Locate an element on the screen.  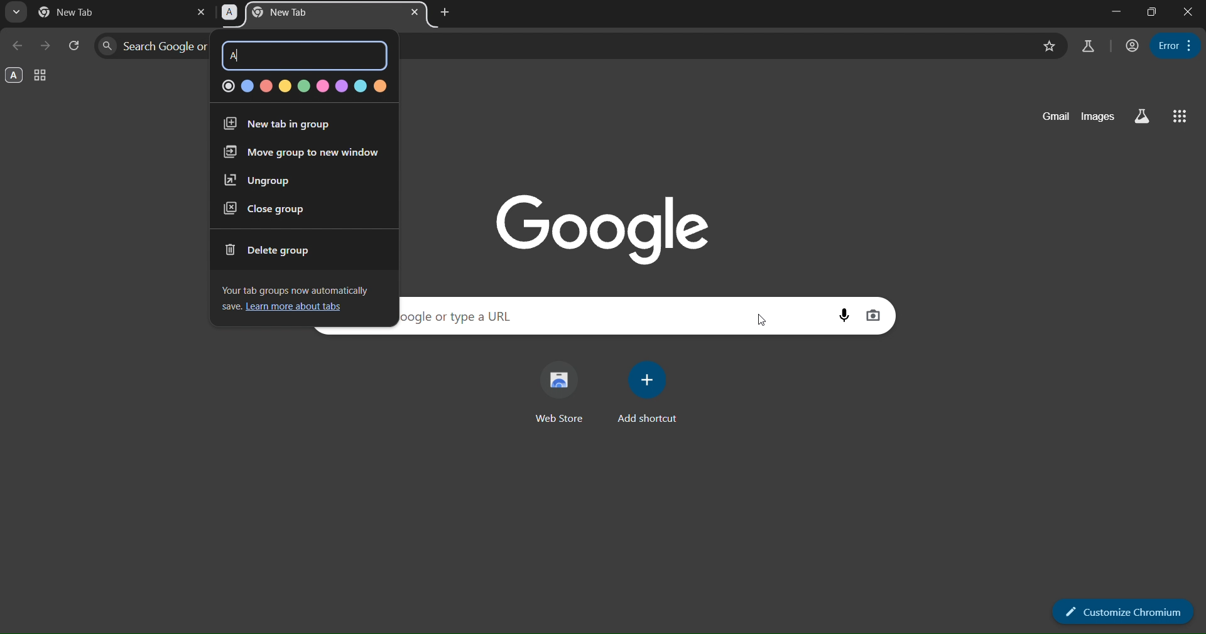
close is located at coordinates (1188, 13).